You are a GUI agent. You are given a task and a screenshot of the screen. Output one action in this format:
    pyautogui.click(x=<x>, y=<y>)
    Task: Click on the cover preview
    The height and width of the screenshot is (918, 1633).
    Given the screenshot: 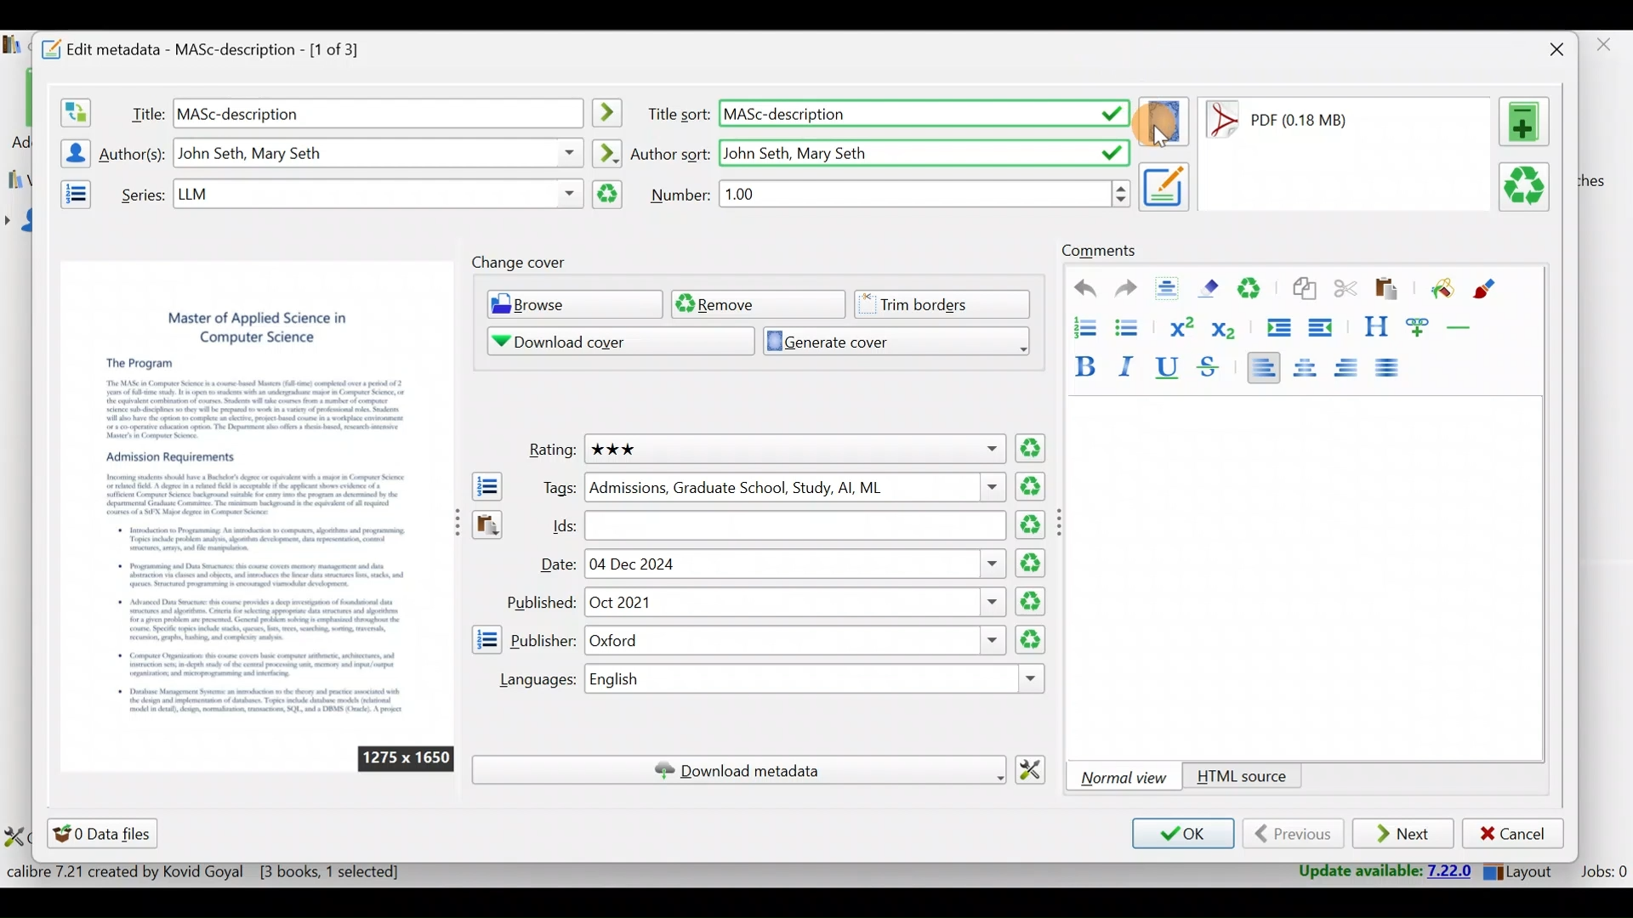 What is the action you would take?
    pyautogui.click(x=256, y=491)
    